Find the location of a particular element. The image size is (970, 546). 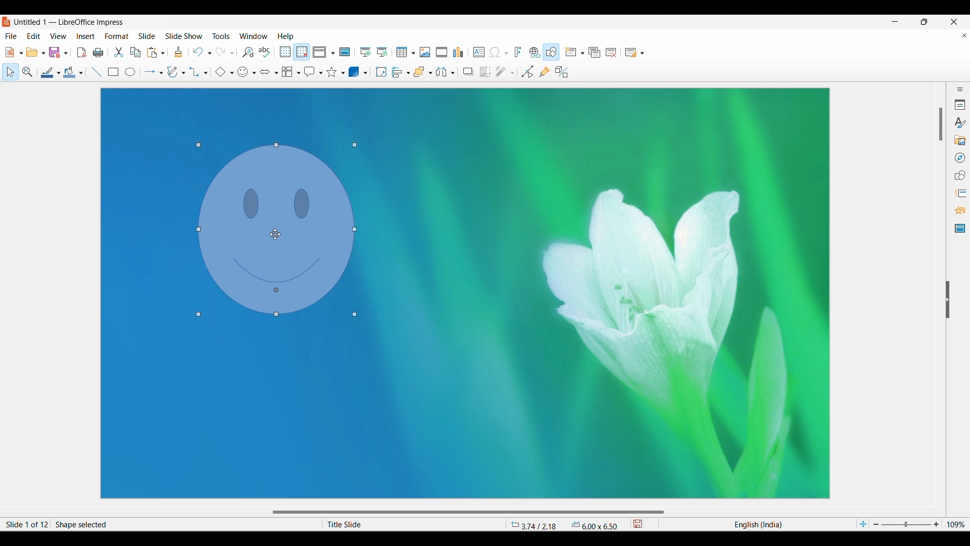

Line and arrow options is located at coordinates (161, 73).